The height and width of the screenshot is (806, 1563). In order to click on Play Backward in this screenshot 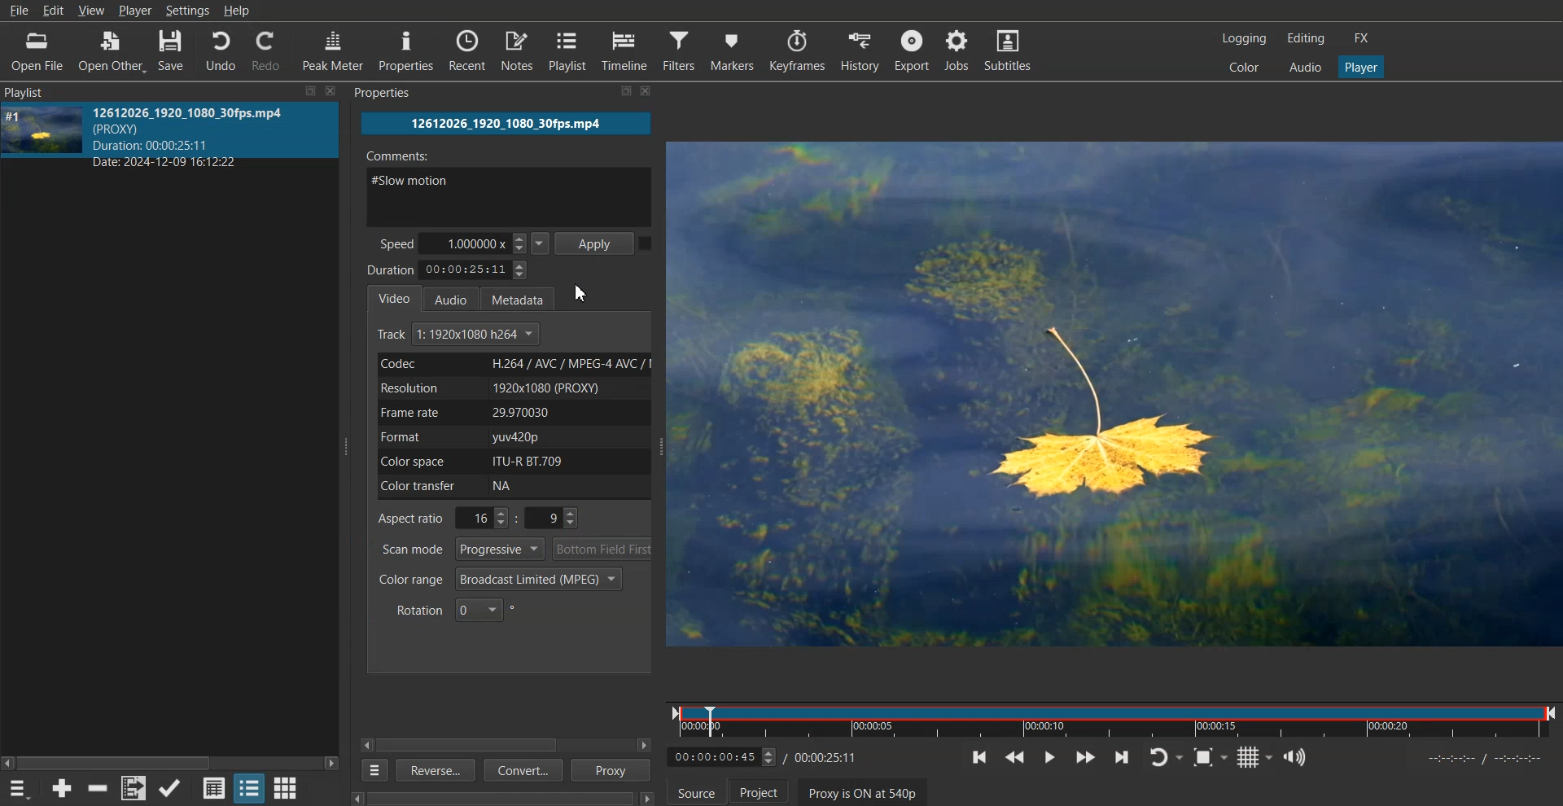, I will do `click(1014, 757)`.